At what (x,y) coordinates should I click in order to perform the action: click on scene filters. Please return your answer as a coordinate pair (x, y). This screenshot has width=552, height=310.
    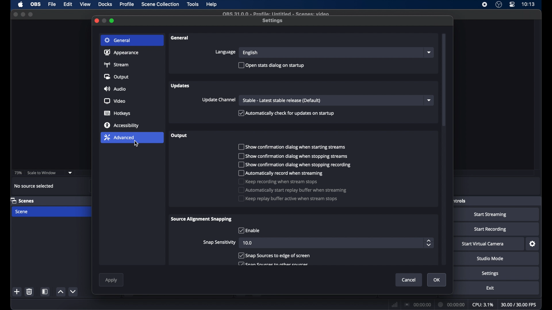
    Looking at the image, I should click on (45, 292).